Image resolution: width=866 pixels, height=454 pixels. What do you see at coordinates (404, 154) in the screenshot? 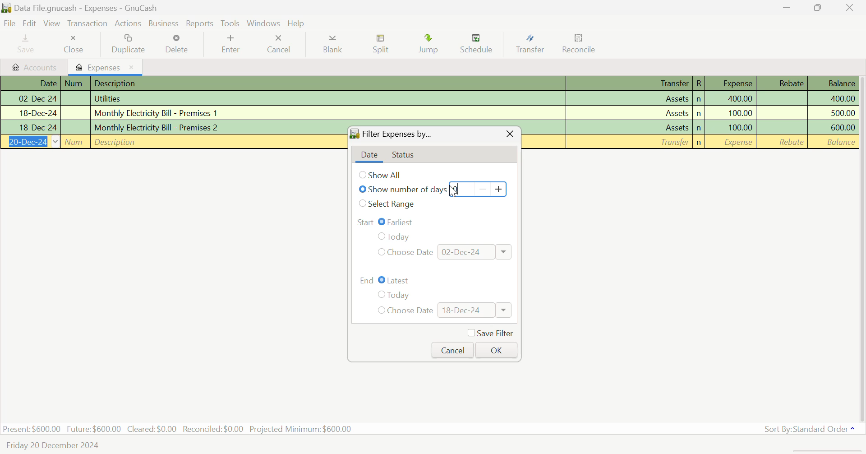
I see `Status Tab` at bounding box center [404, 154].